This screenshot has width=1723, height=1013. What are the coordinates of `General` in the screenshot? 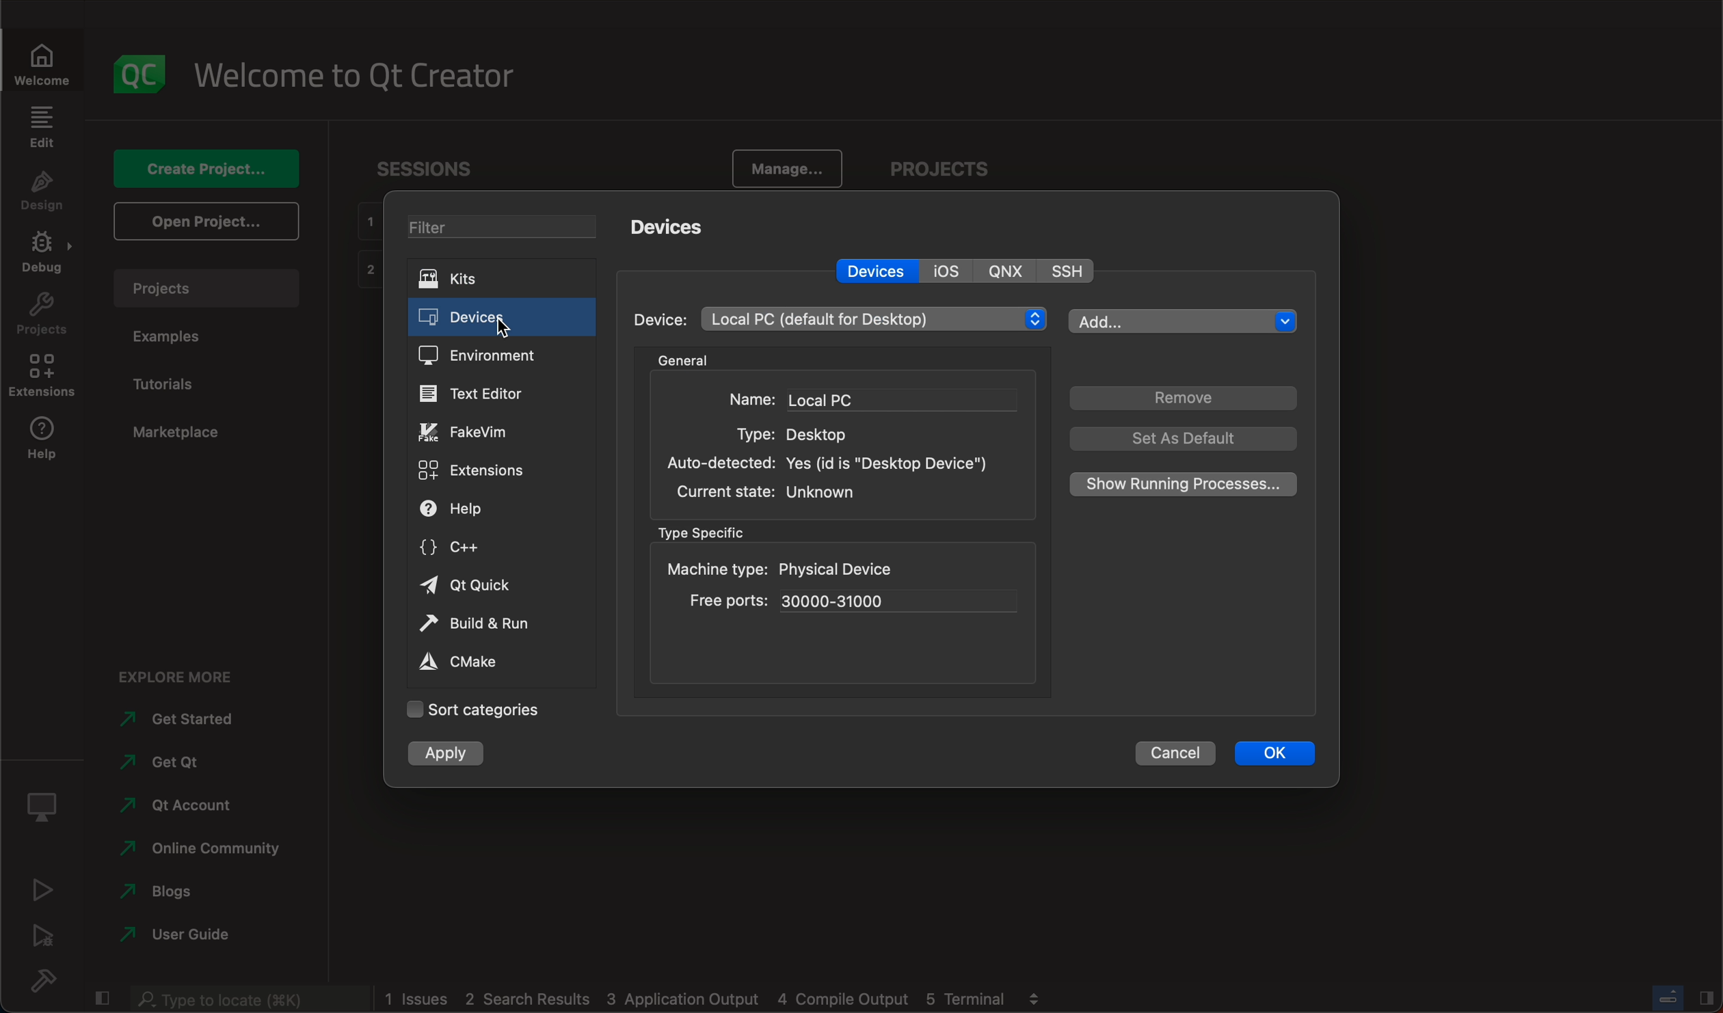 It's located at (685, 360).